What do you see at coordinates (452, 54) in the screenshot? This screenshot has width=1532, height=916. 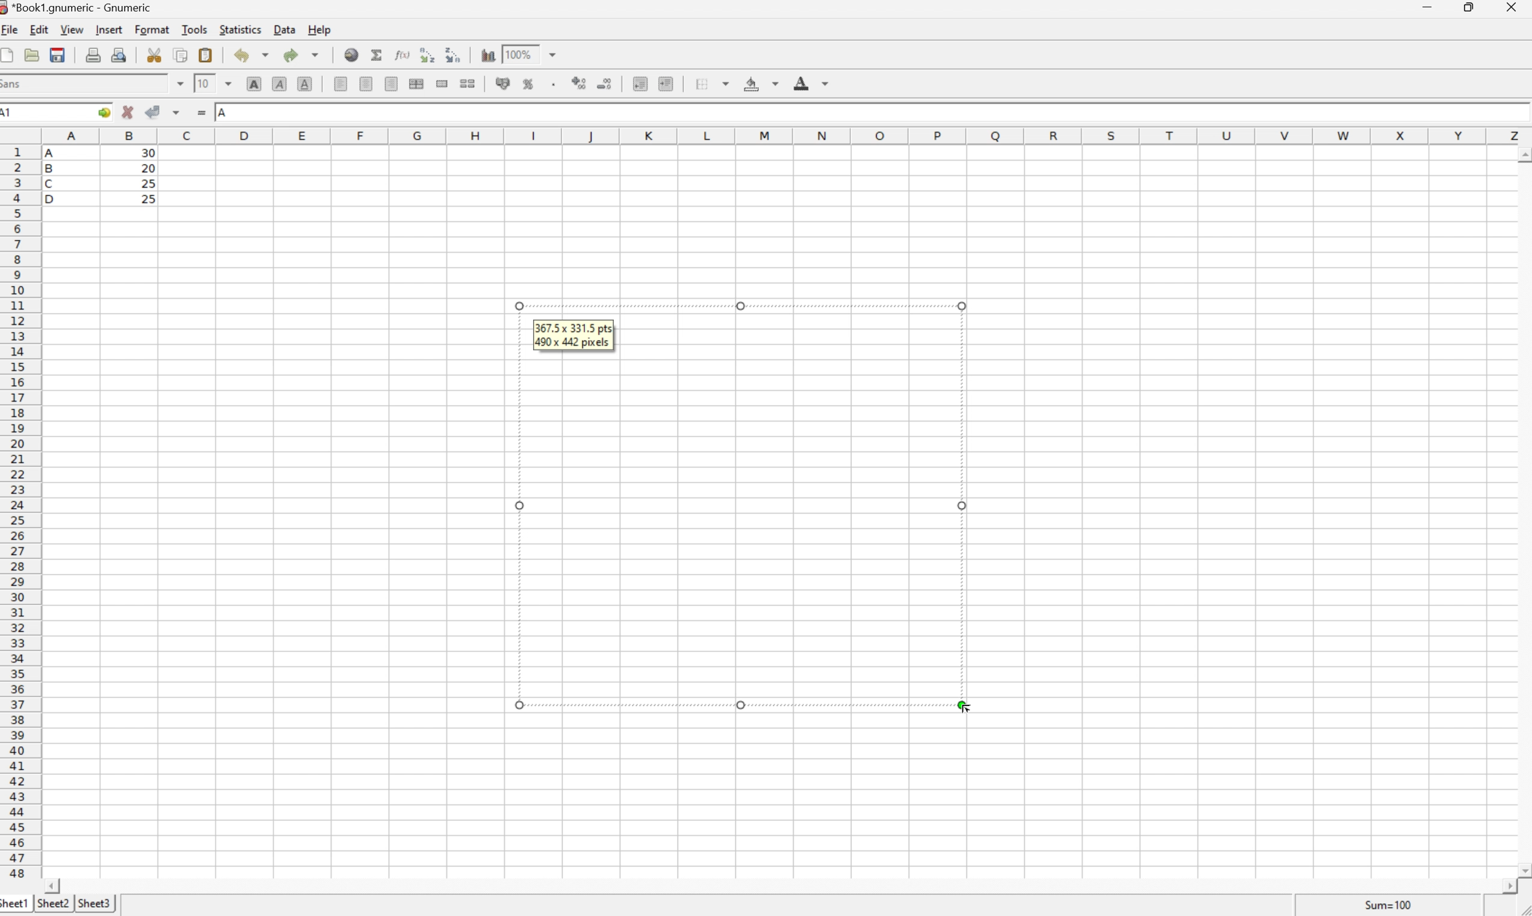 I see `Sort the selected region in descending order based on the first column selected` at bounding box center [452, 54].